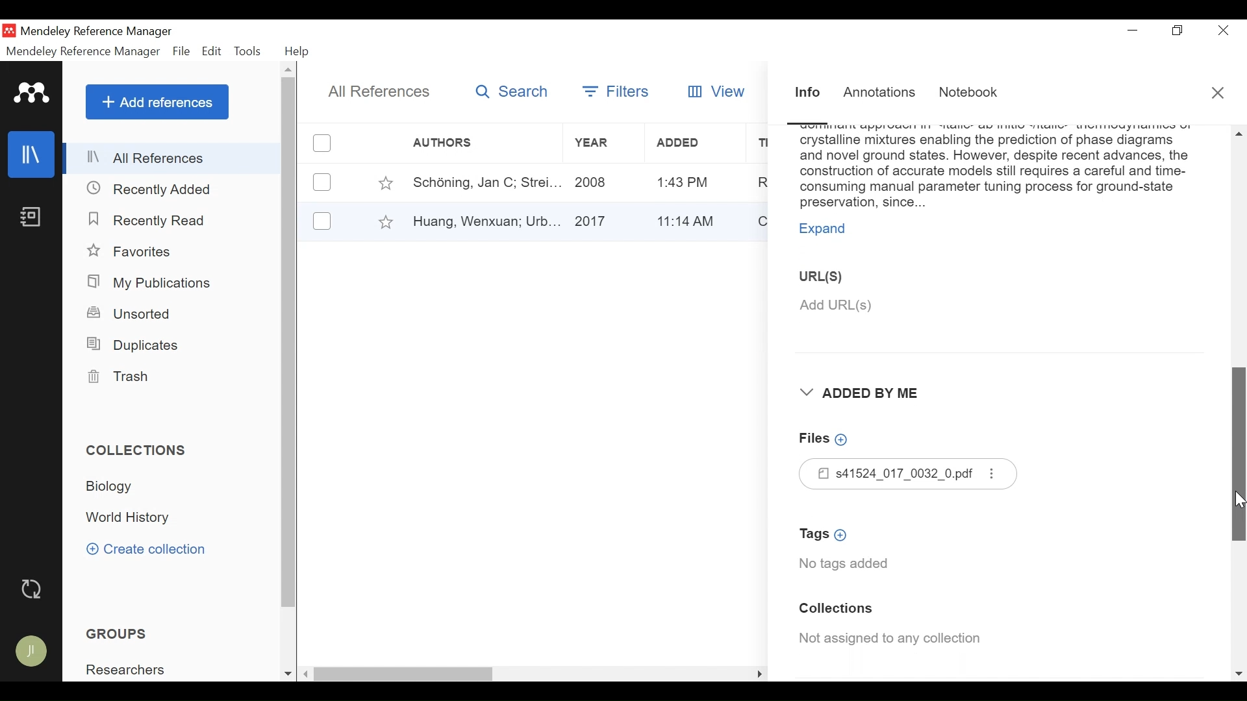 The width and height of the screenshot is (1247, 701). What do you see at coordinates (995, 169) in the screenshot?
I see `Abstract` at bounding box center [995, 169].